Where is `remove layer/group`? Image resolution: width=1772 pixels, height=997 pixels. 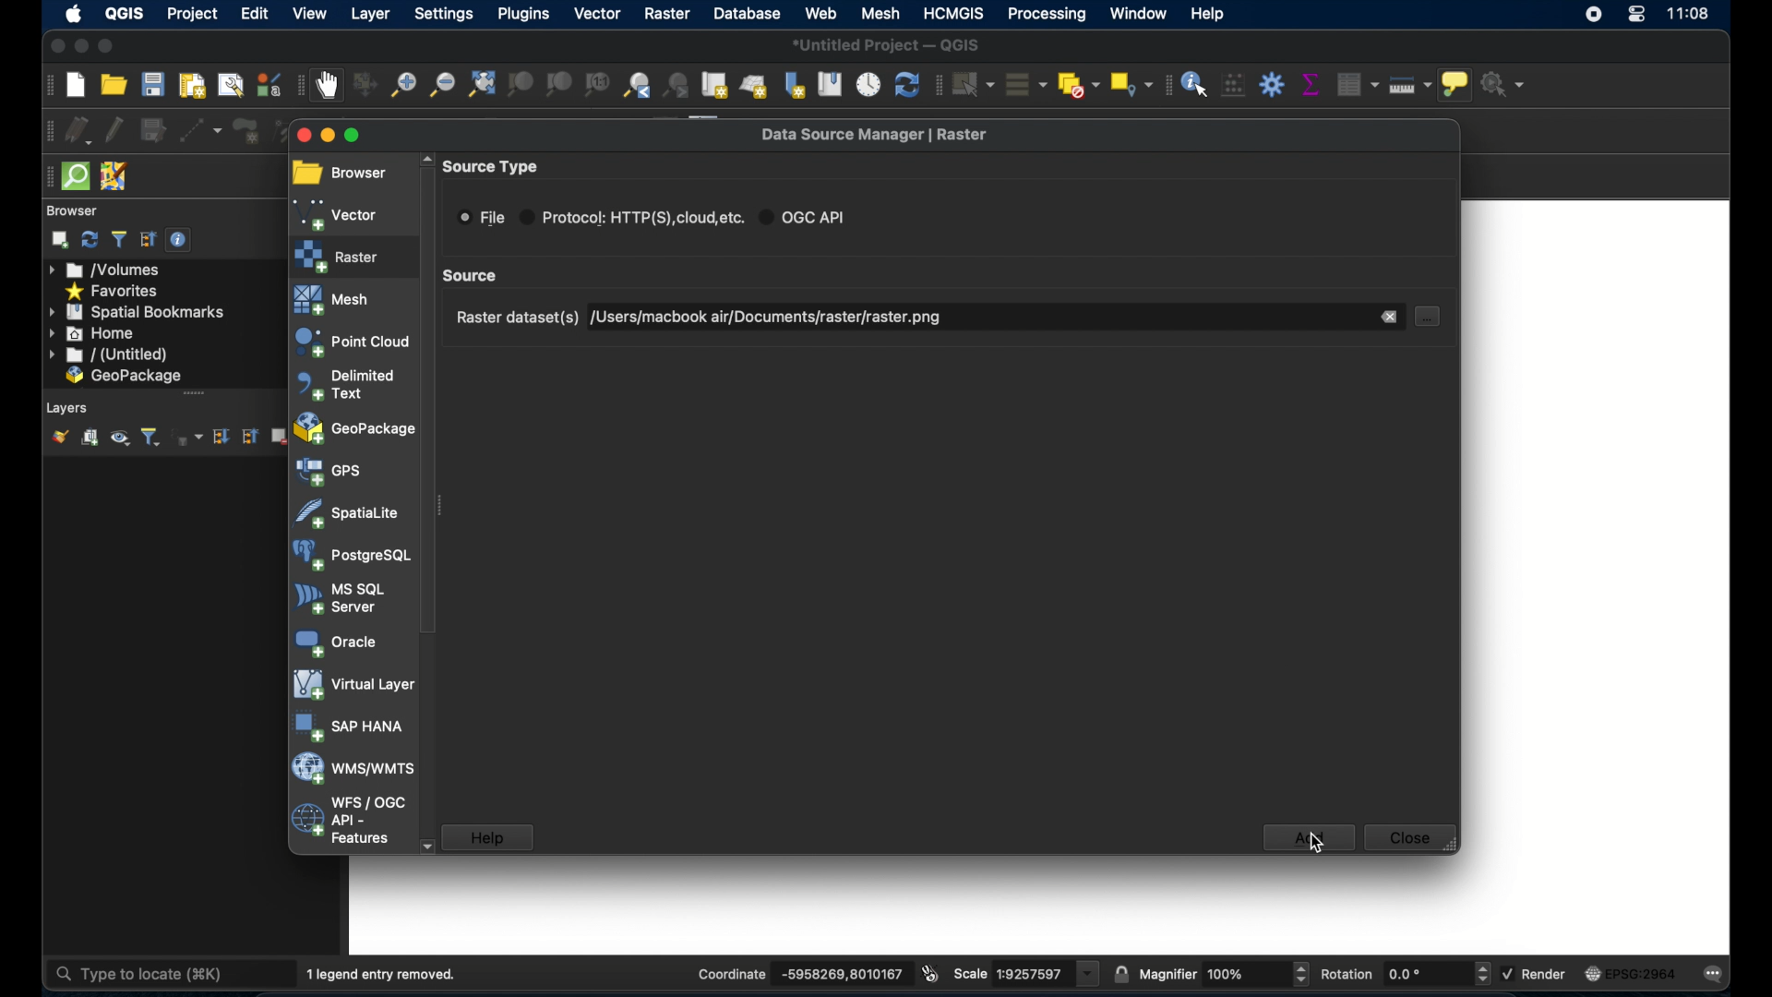 remove layer/group is located at coordinates (279, 436).